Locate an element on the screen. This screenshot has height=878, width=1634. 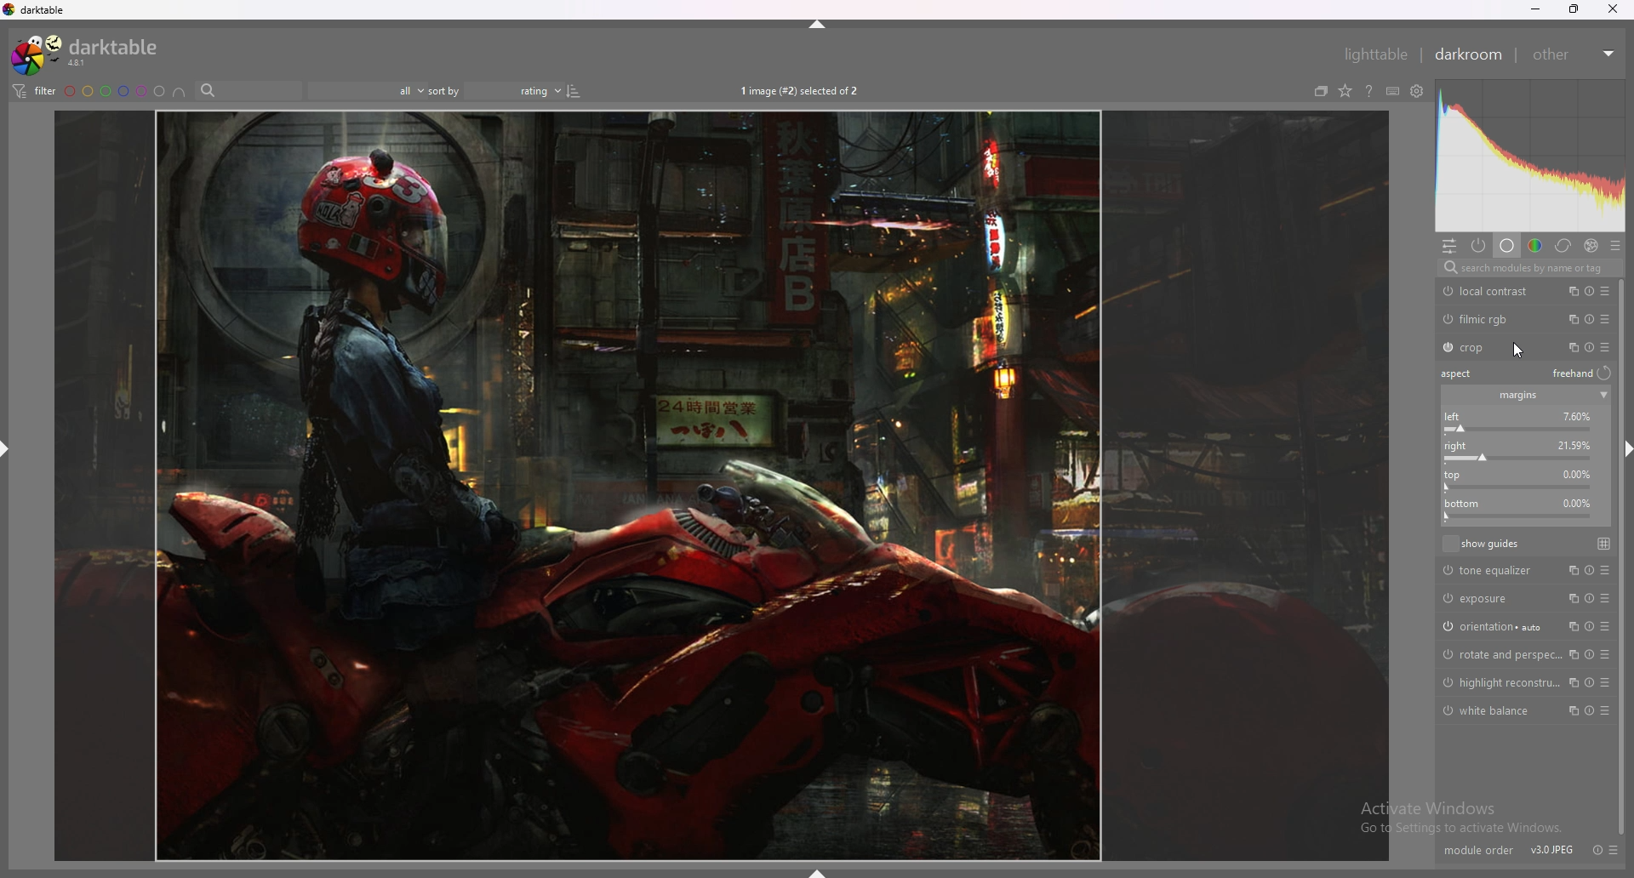
multiple instances action is located at coordinates (1570, 626).